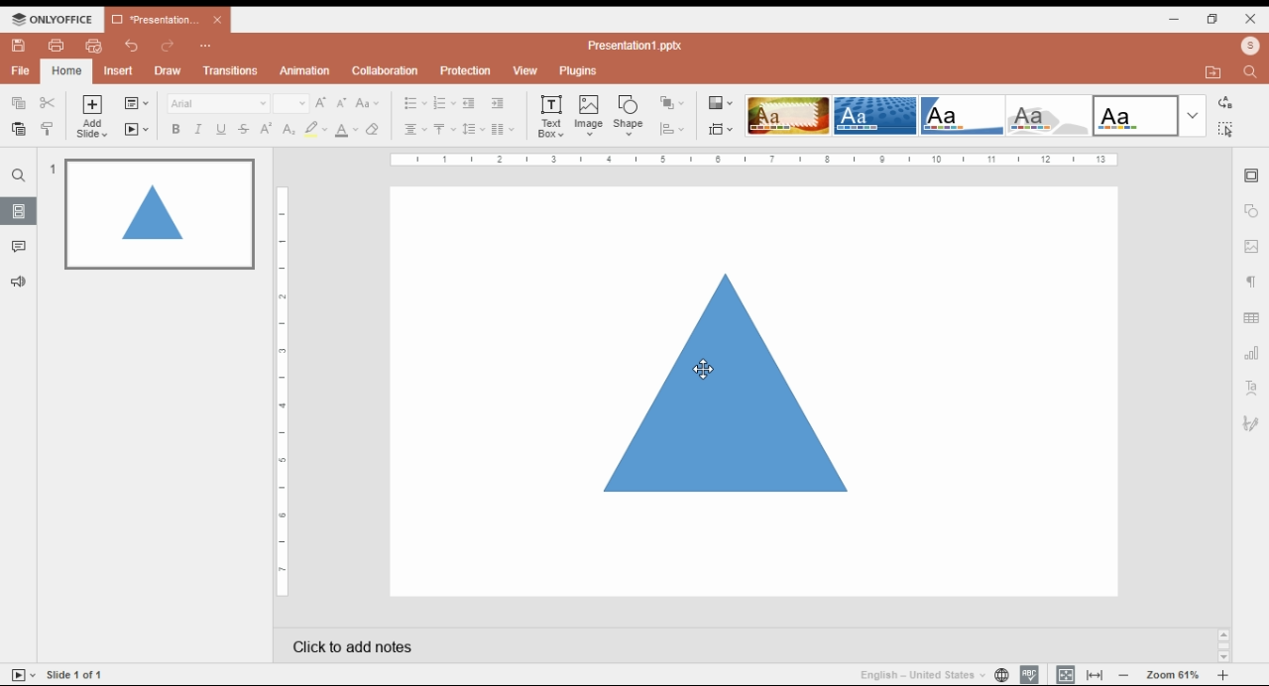  I want to click on change case, so click(369, 103).